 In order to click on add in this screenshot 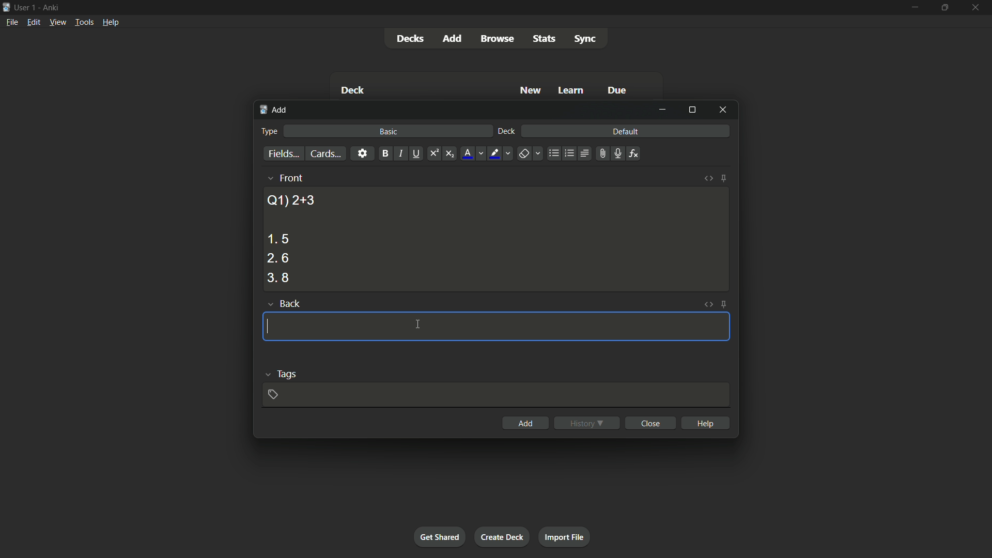, I will do `click(275, 110)`.